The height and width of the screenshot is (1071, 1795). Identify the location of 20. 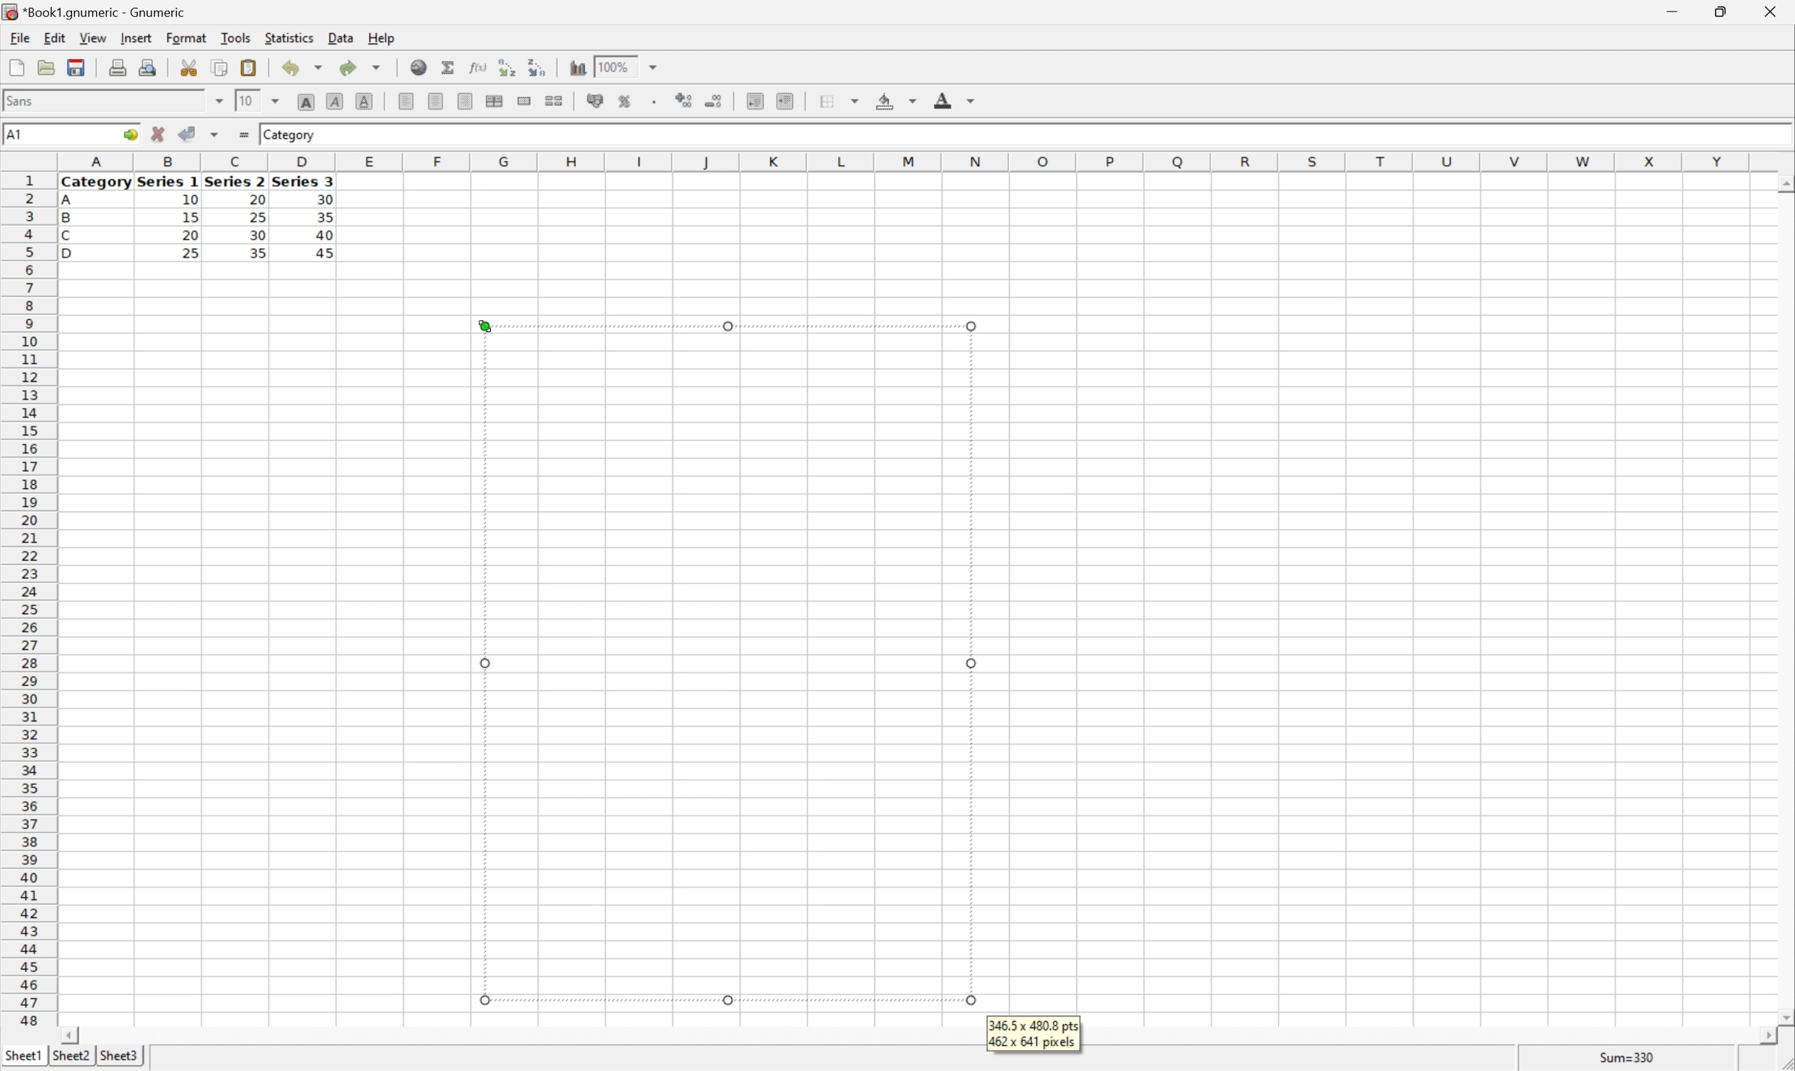
(190, 235).